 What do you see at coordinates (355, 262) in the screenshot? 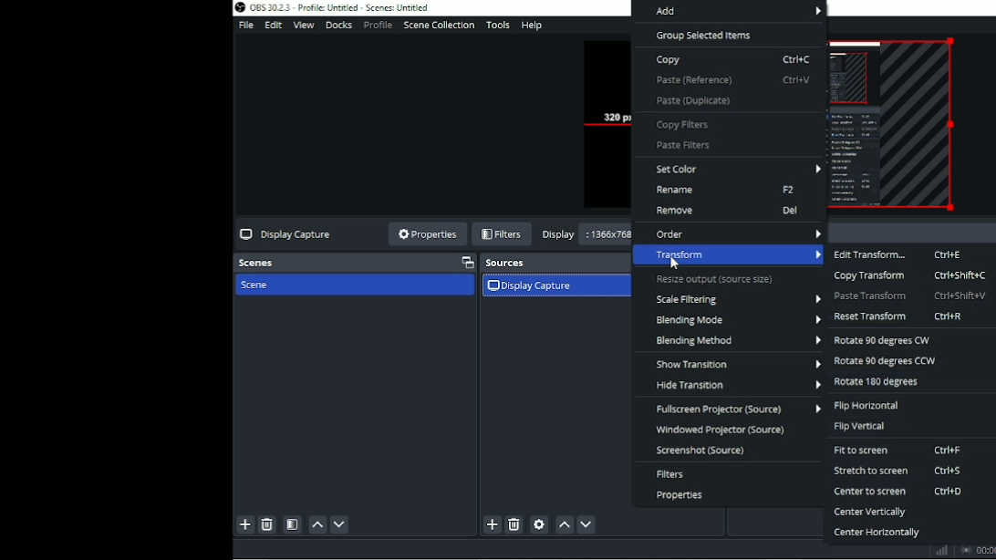
I see `Scenes` at bounding box center [355, 262].